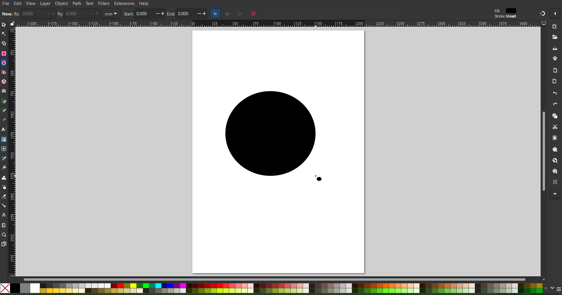 The image size is (562, 295). Describe the element at coordinates (555, 182) in the screenshot. I see `Zoom Page Center` at that location.